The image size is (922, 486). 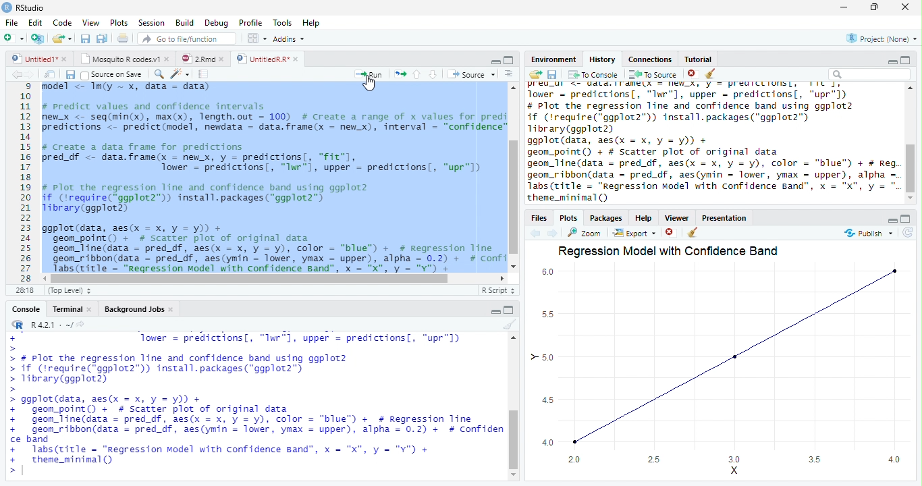 What do you see at coordinates (24, 86) in the screenshot?
I see `1` at bounding box center [24, 86].